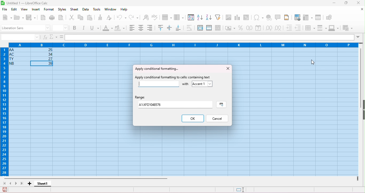  What do you see at coordinates (52, 17) in the screenshot?
I see `print` at bounding box center [52, 17].